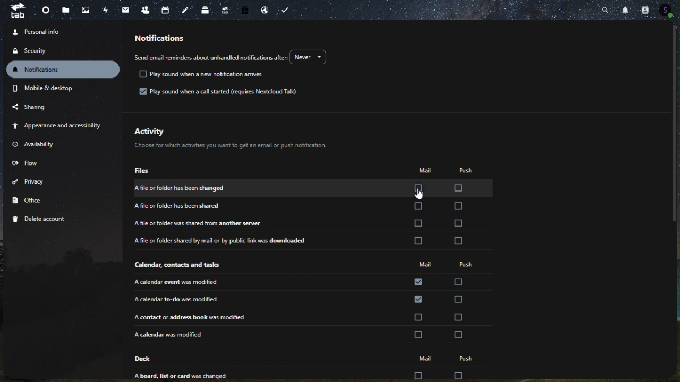  I want to click on a calendar event was modified, so click(182, 282).